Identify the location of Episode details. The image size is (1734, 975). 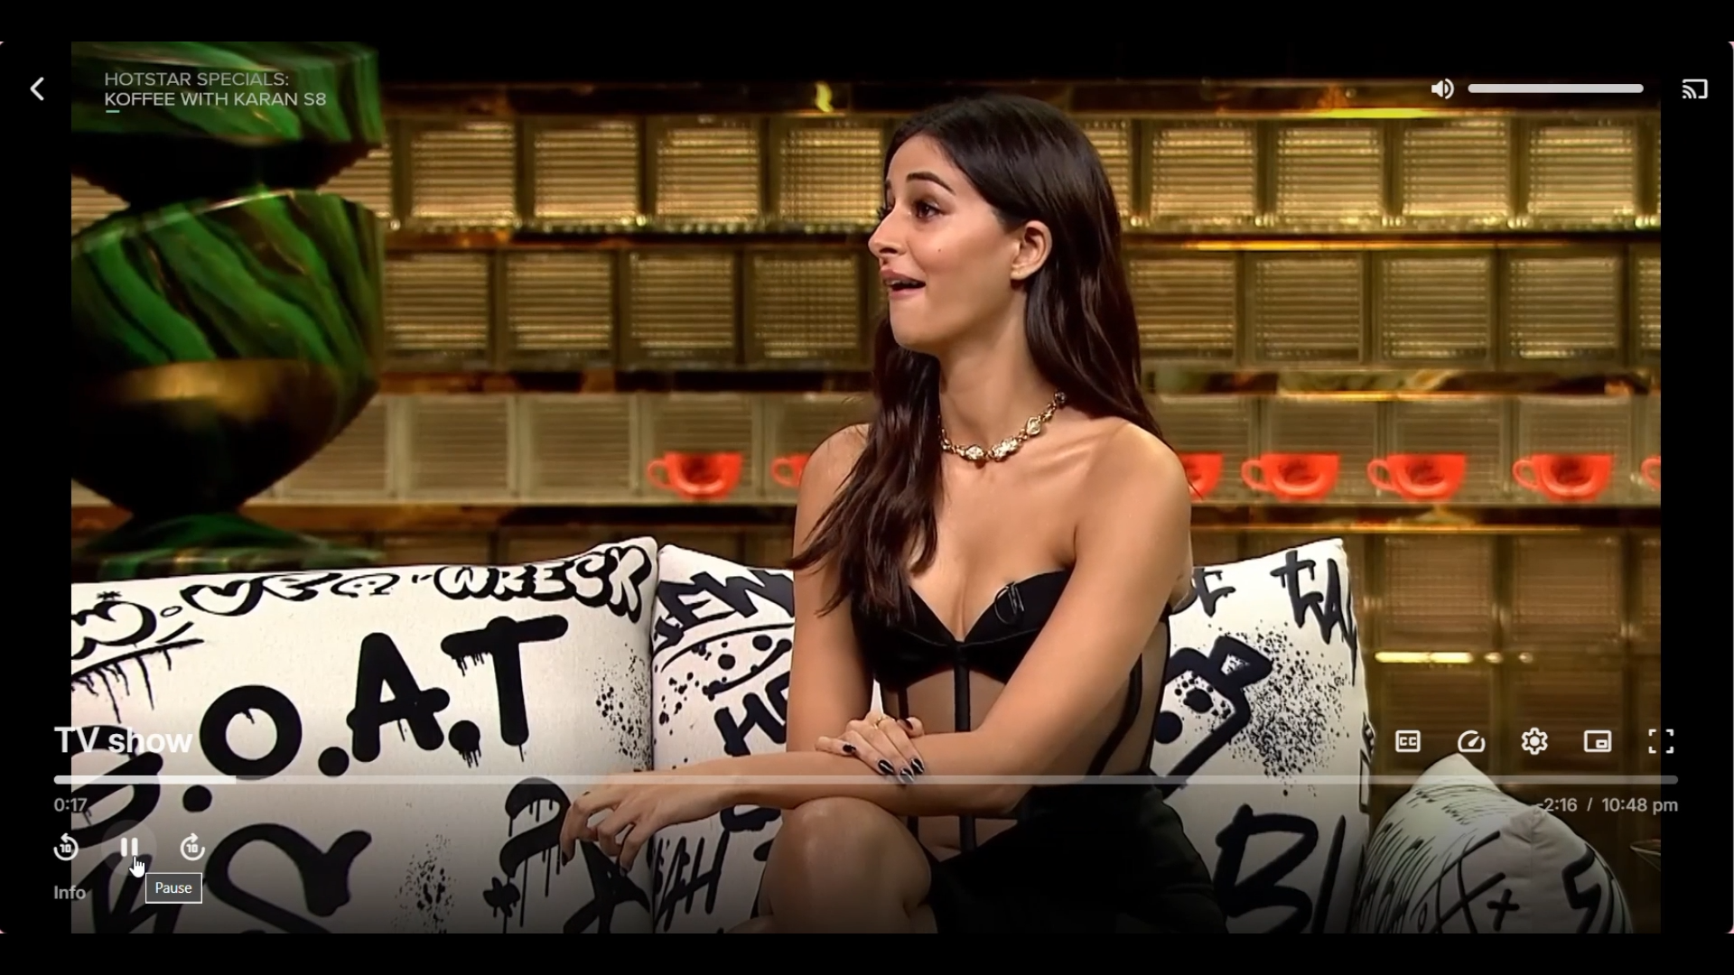
(217, 90).